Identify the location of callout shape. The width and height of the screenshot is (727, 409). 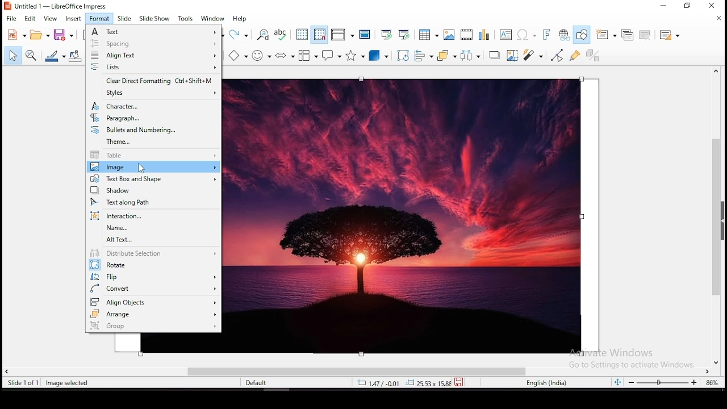
(332, 57).